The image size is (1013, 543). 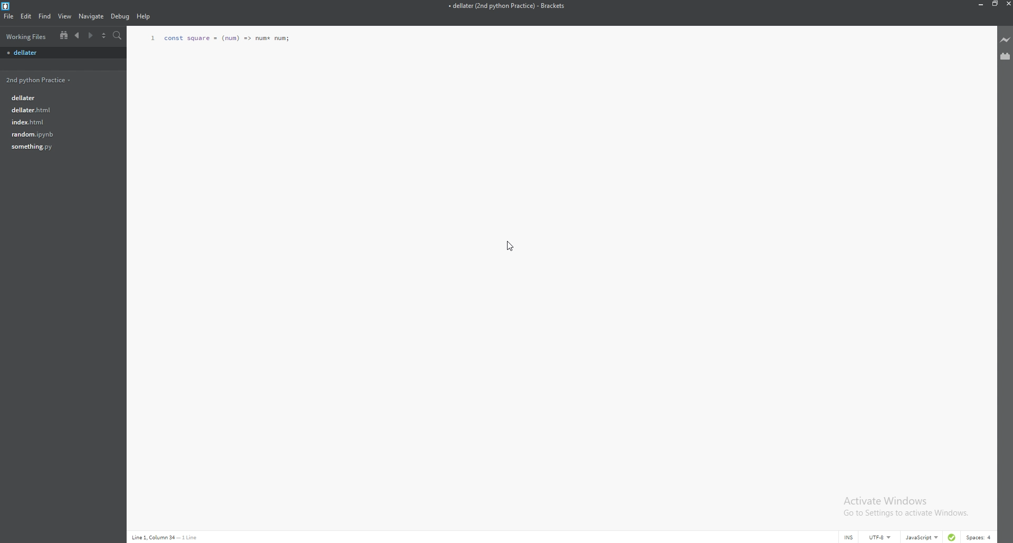 What do you see at coordinates (120, 16) in the screenshot?
I see `debug` at bounding box center [120, 16].